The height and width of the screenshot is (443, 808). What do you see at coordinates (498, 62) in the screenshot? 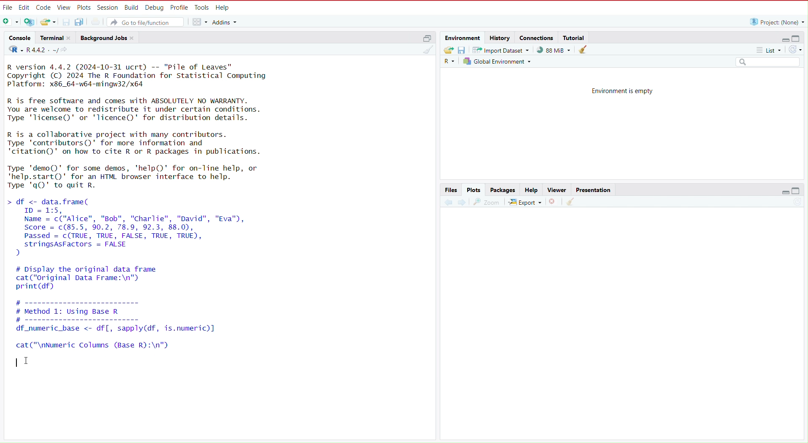
I see `Global environment` at bounding box center [498, 62].